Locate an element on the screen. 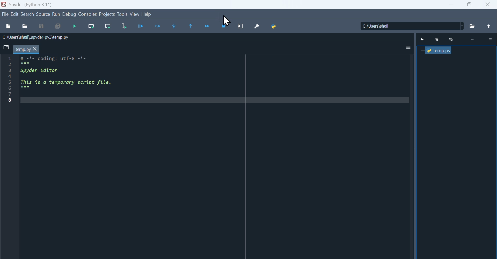 This screenshot has height=259, width=497. cursor is located at coordinates (35, 49).